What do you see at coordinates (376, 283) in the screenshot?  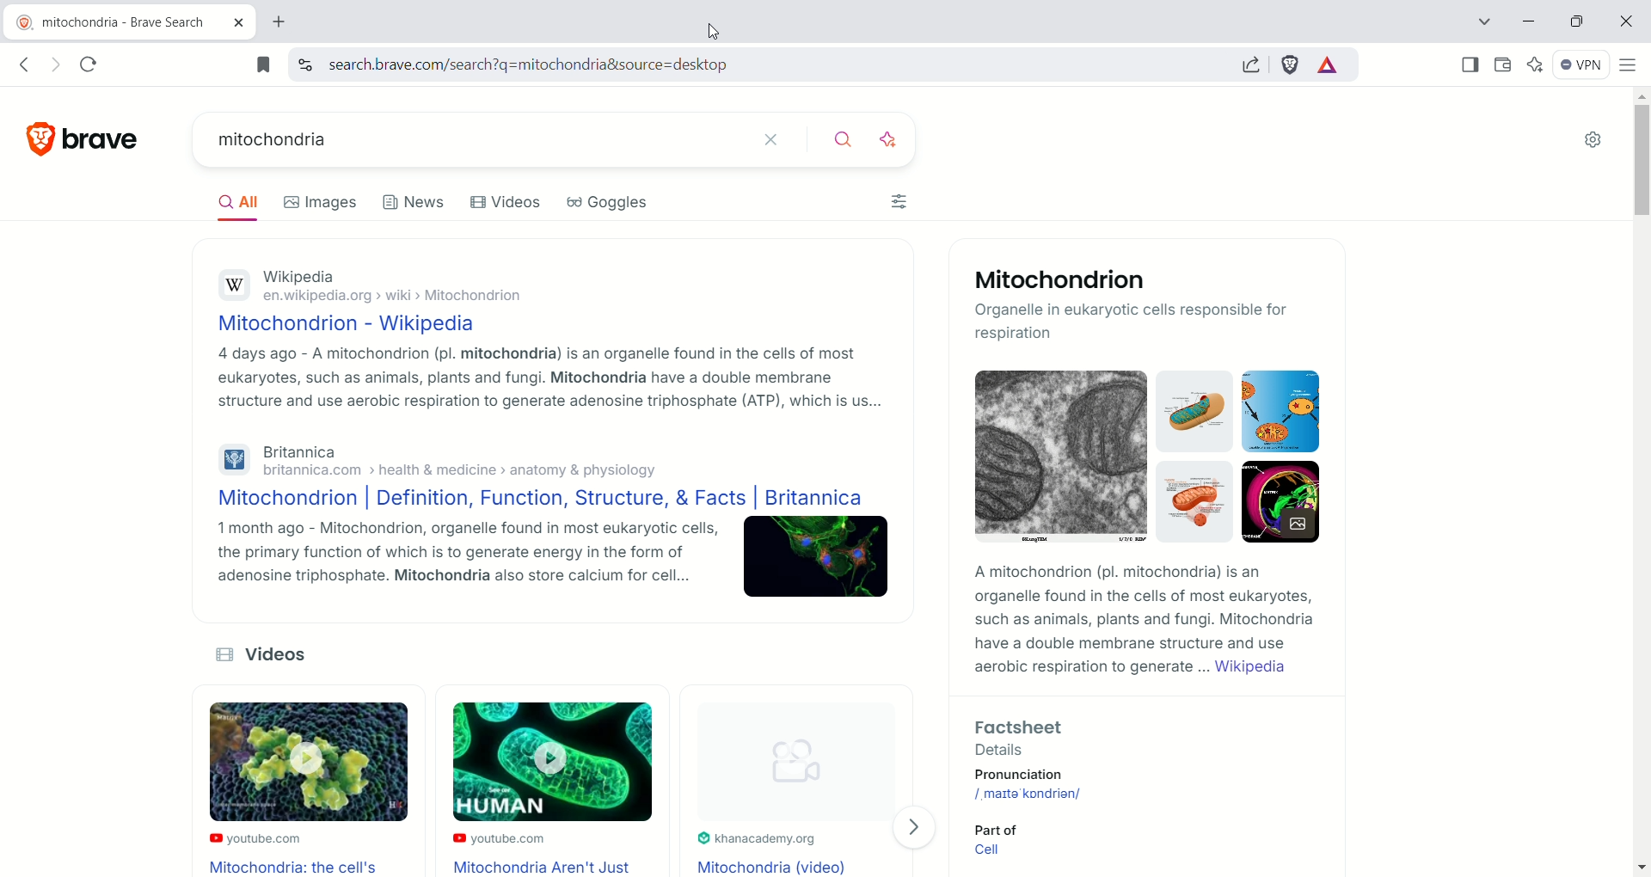 I see ` Wikipediaen.wikipedia.org > wiki > Mitochondrion` at bounding box center [376, 283].